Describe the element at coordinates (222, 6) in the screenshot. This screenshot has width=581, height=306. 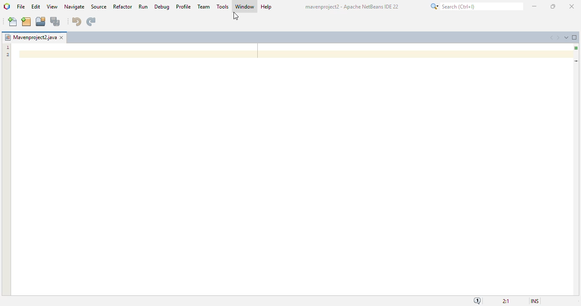
I see `tools` at that location.